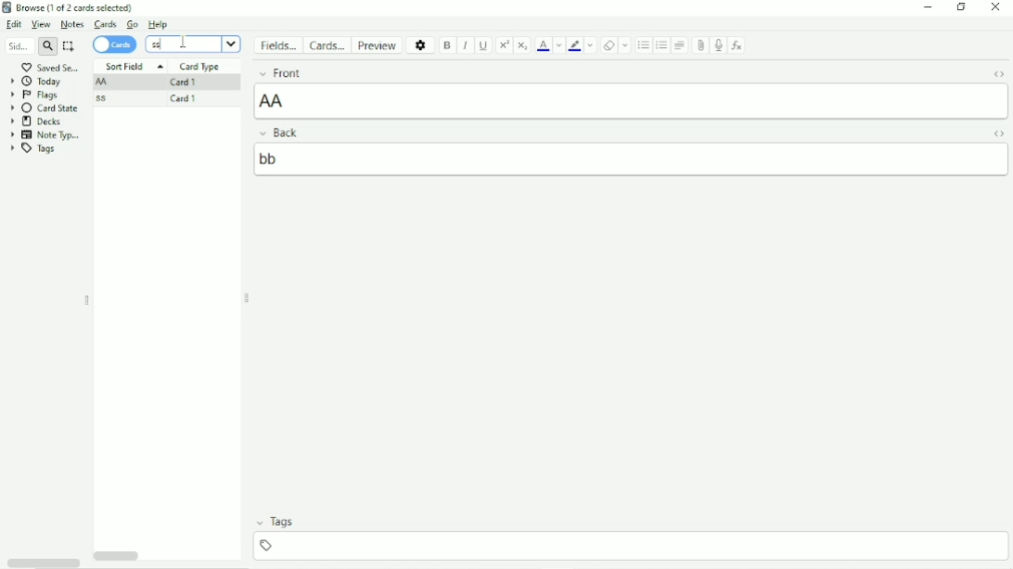 The width and height of the screenshot is (1013, 569). Describe the element at coordinates (159, 25) in the screenshot. I see `Help` at that location.